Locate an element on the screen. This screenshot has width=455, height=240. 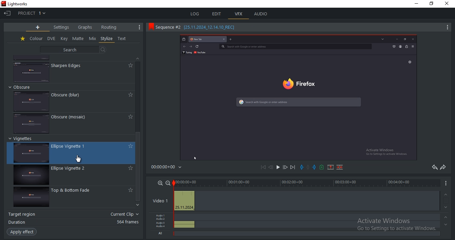
text is located at coordinates (123, 39).